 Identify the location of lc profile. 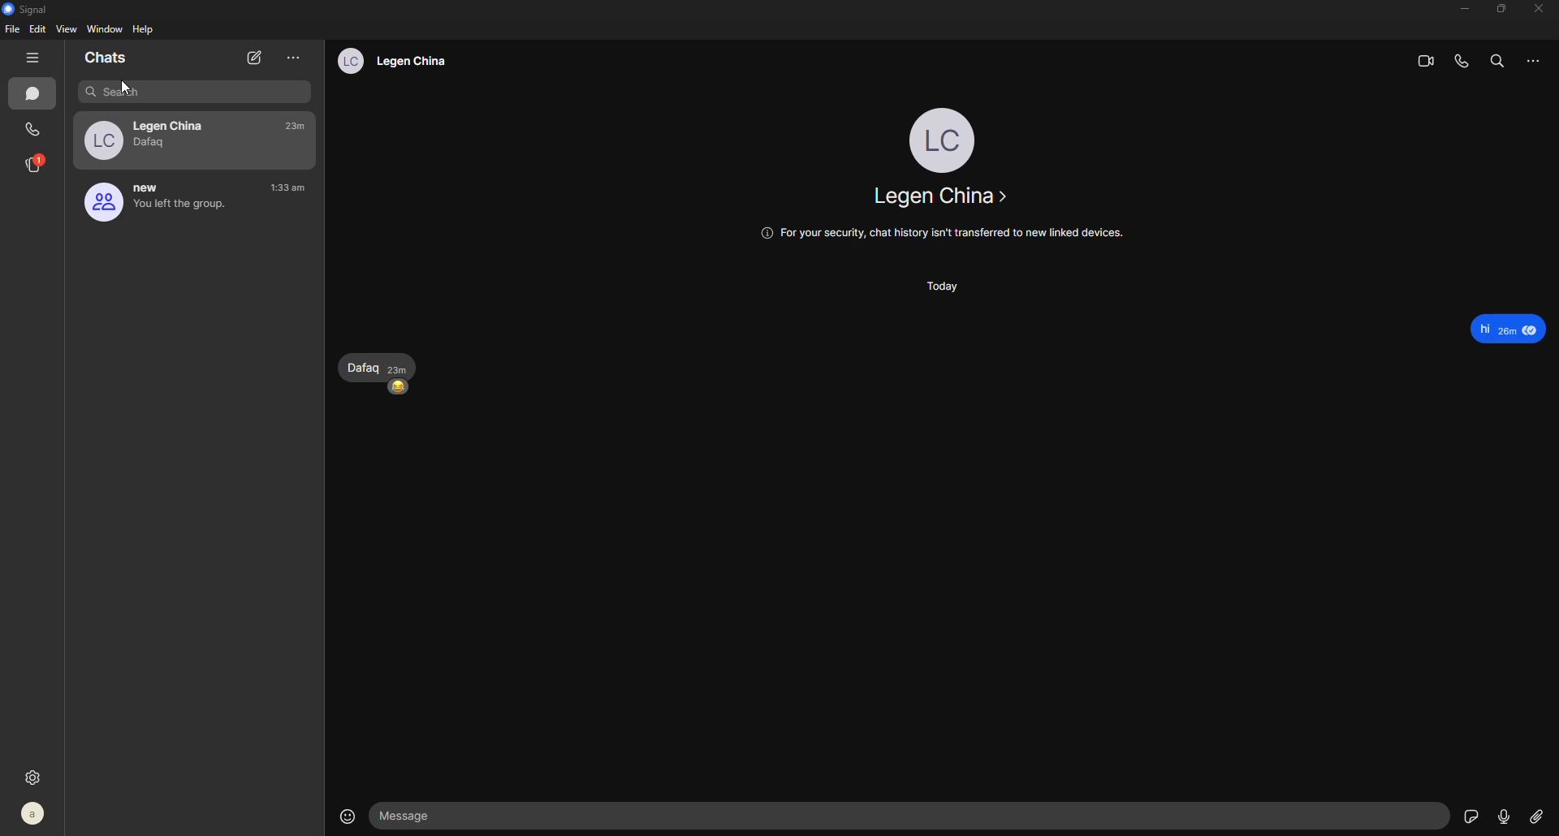
(350, 62).